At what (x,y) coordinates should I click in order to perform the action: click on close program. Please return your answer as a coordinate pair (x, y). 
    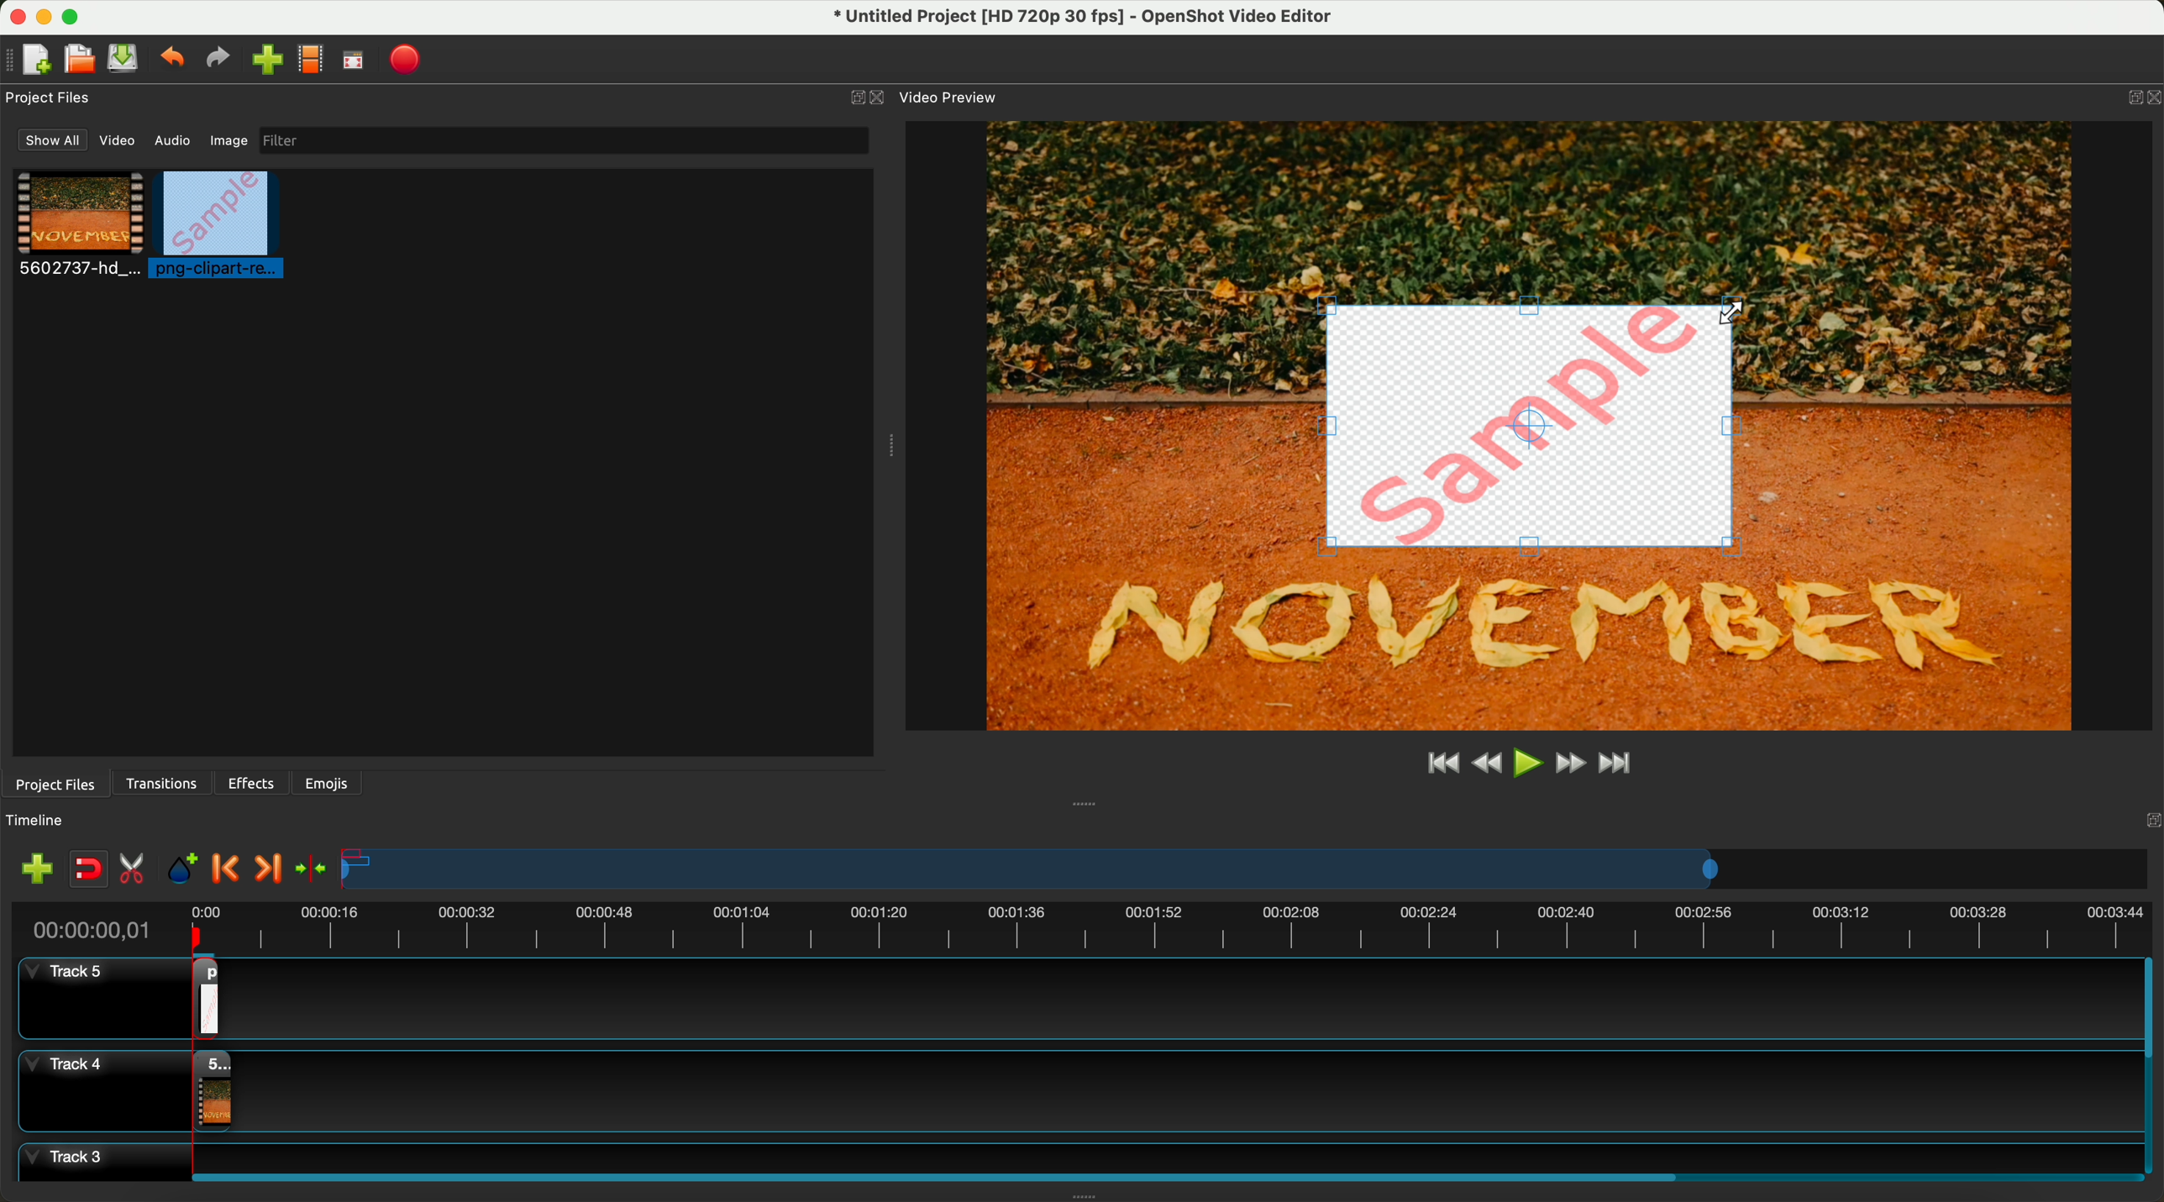
    Looking at the image, I should click on (13, 14).